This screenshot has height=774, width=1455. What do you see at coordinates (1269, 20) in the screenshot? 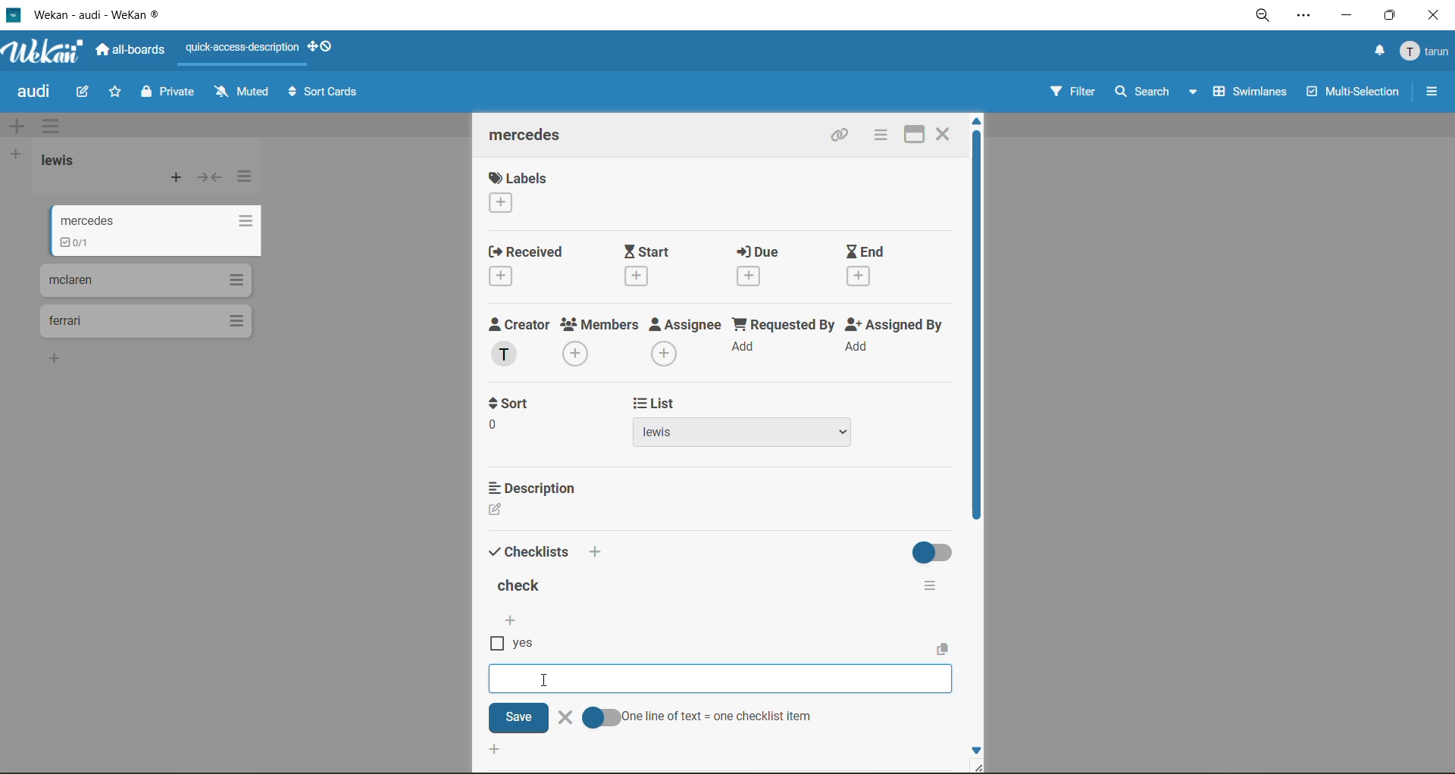
I see `zoom` at bounding box center [1269, 20].